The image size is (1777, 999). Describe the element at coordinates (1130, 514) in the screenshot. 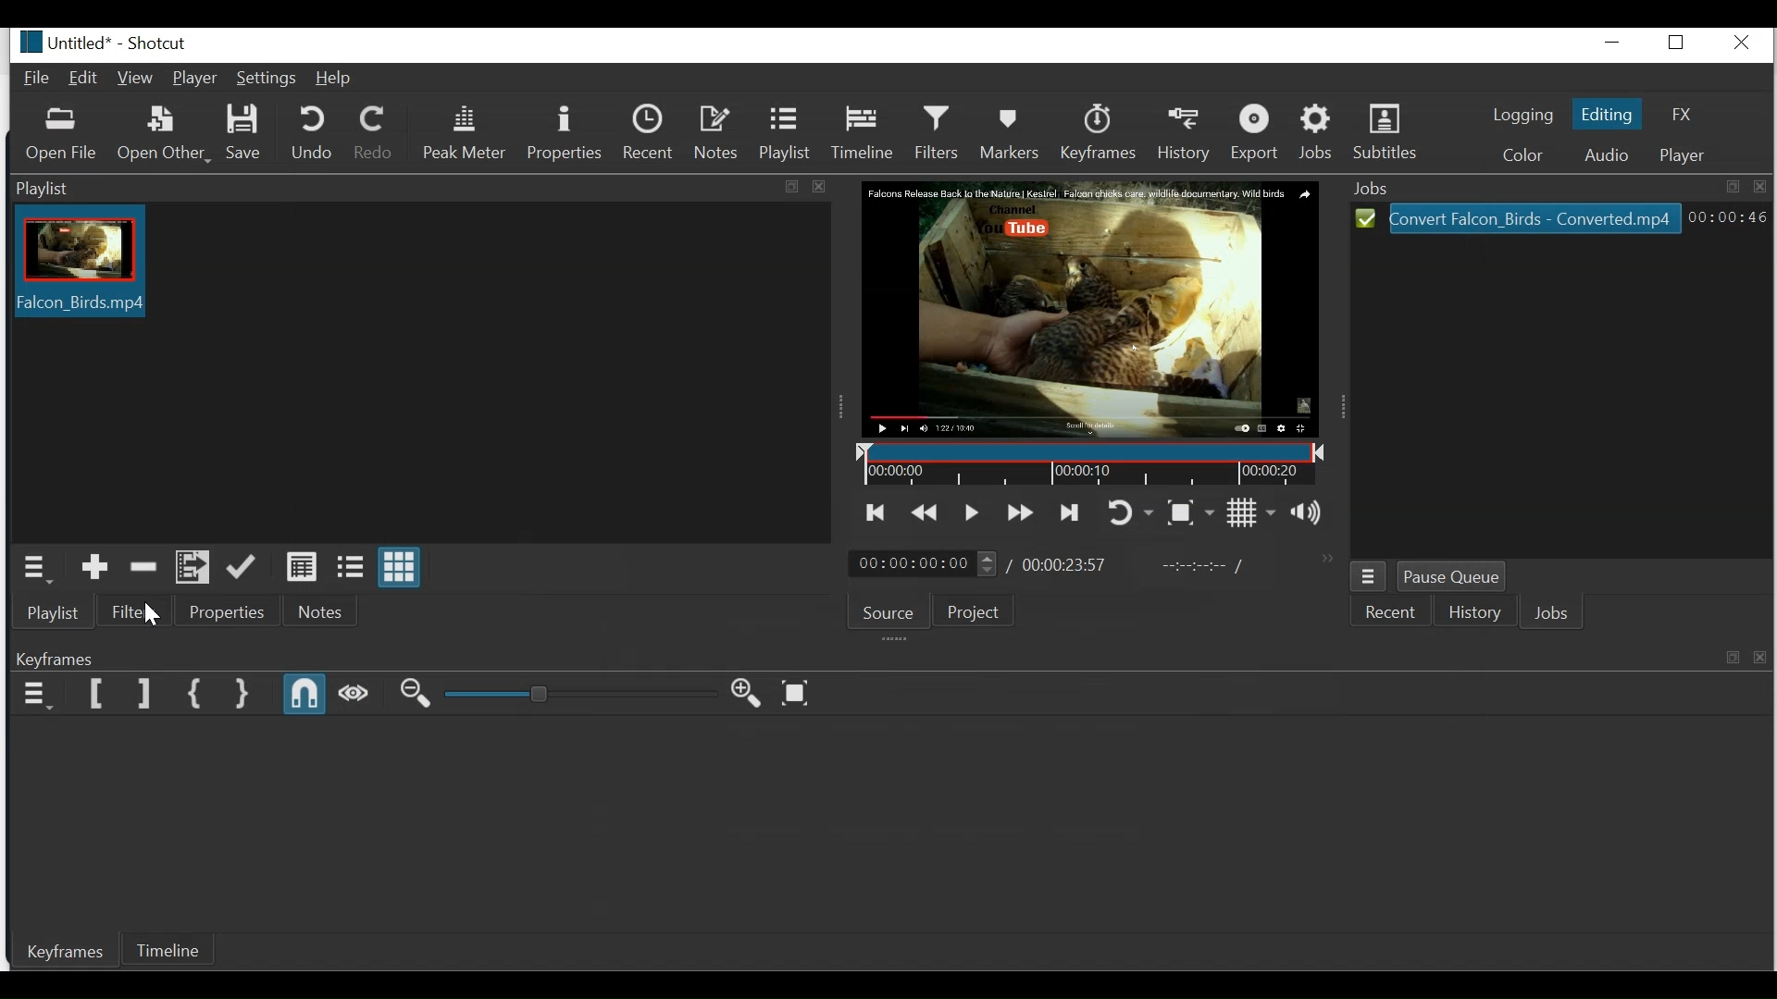

I see `Toggle player looping` at that location.